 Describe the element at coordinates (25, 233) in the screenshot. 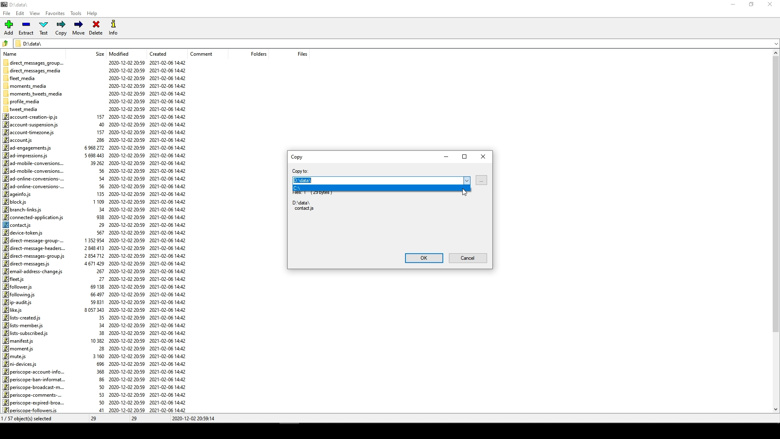

I see `device-token.js` at that location.